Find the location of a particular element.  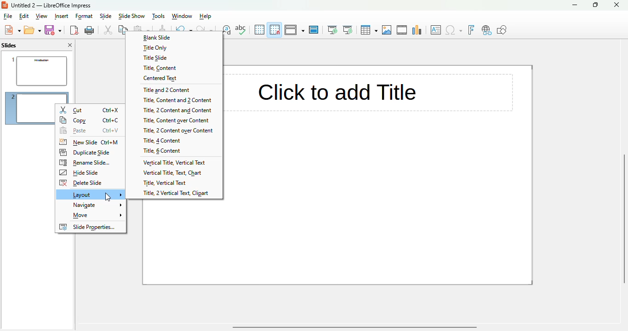

delete slide is located at coordinates (90, 183).